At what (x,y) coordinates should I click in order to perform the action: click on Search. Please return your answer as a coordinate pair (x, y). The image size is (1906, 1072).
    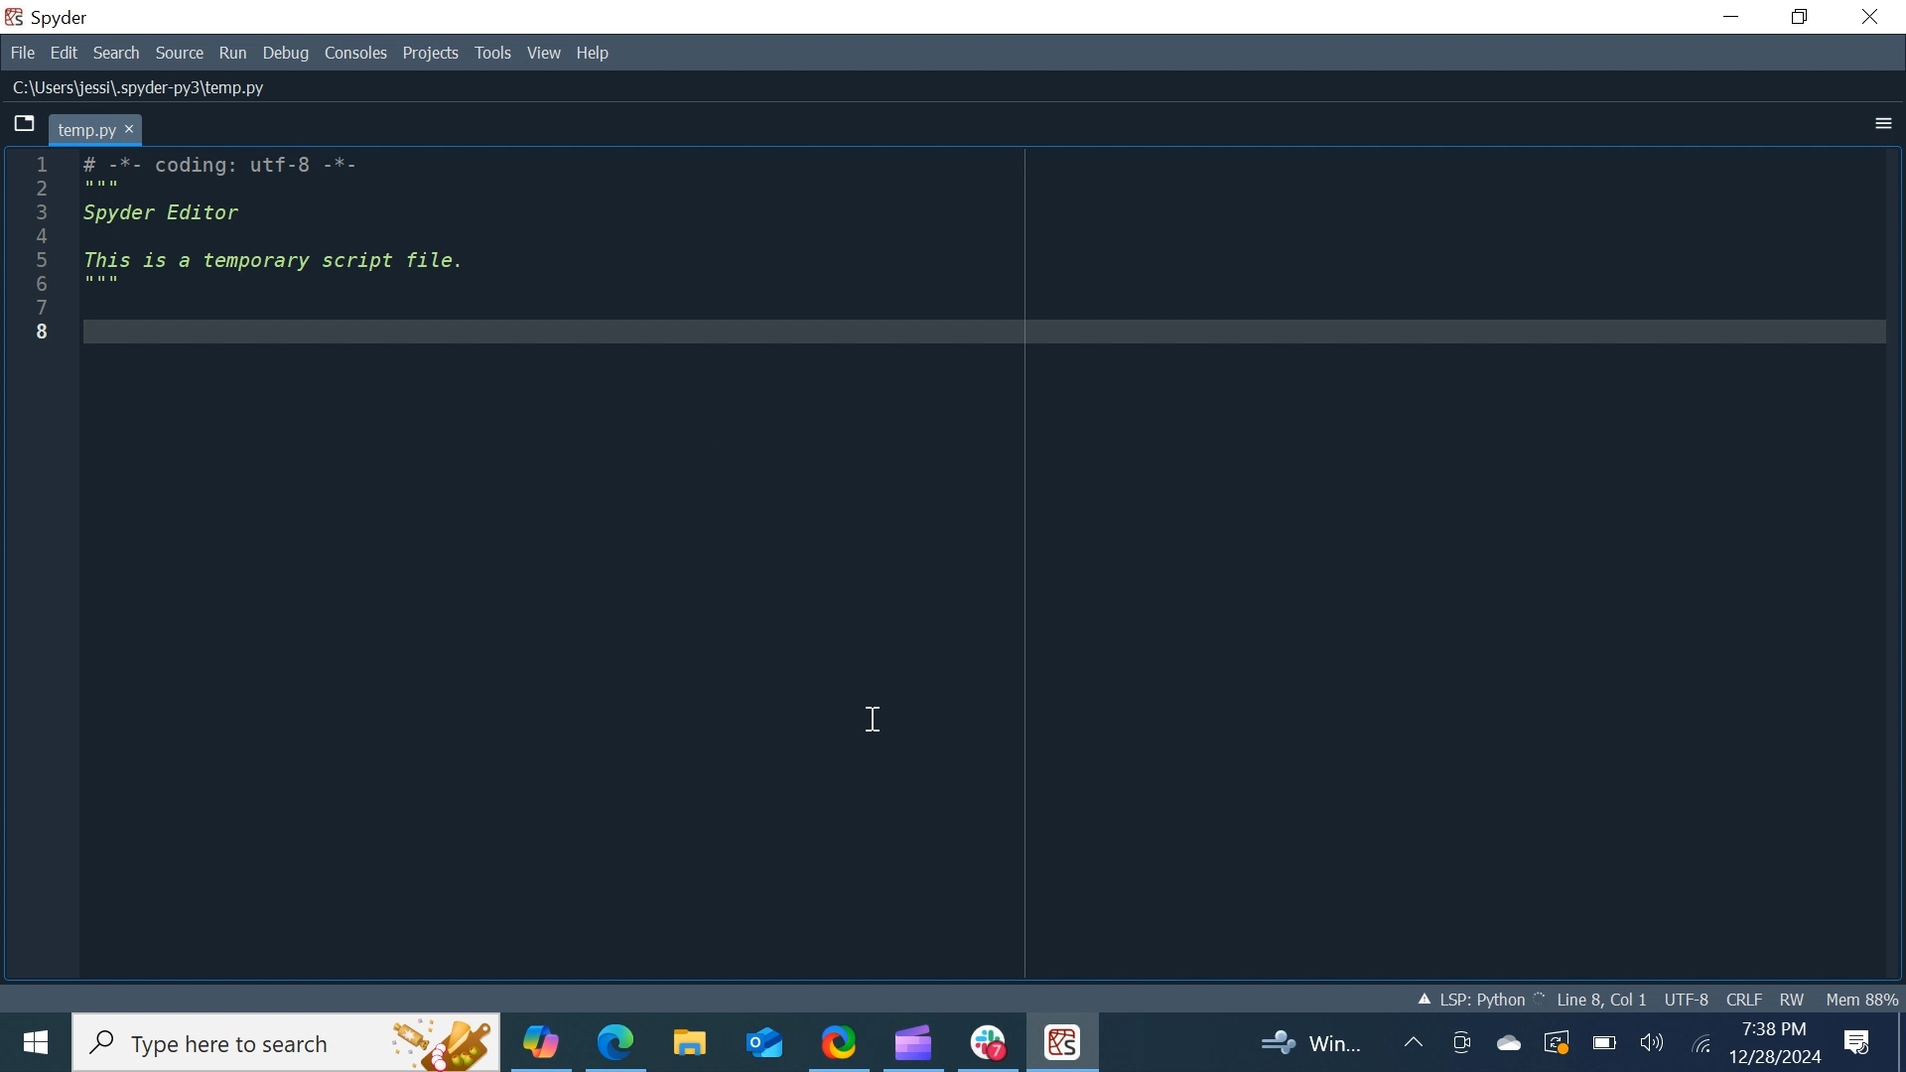
    Looking at the image, I should click on (288, 1042).